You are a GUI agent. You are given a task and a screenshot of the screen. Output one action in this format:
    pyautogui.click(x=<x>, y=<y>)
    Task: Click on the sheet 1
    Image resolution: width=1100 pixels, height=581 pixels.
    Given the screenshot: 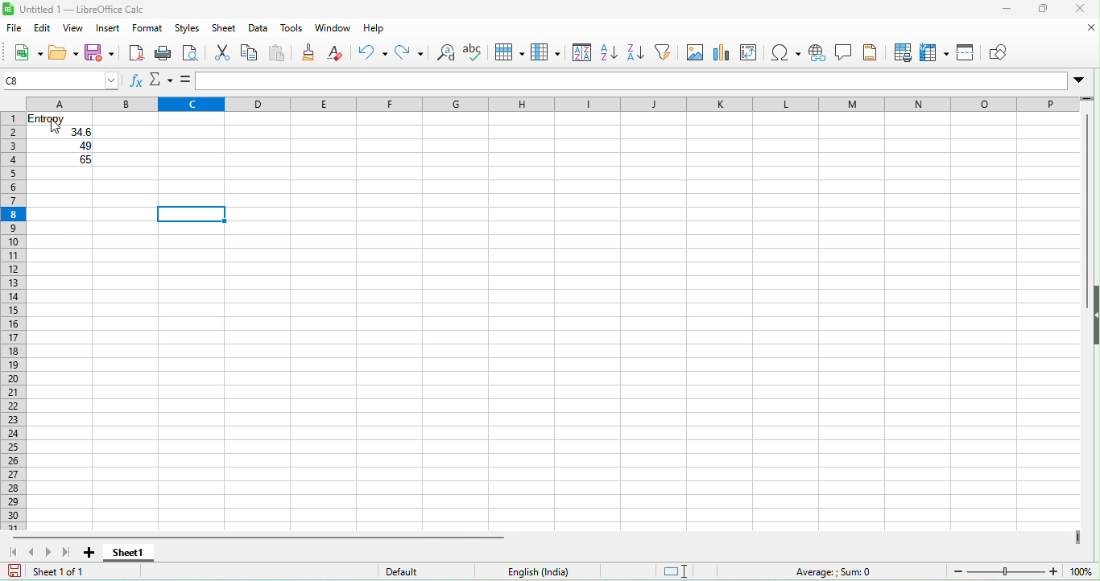 What is the action you would take?
    pyautogui.click(x=128, y=553)
    